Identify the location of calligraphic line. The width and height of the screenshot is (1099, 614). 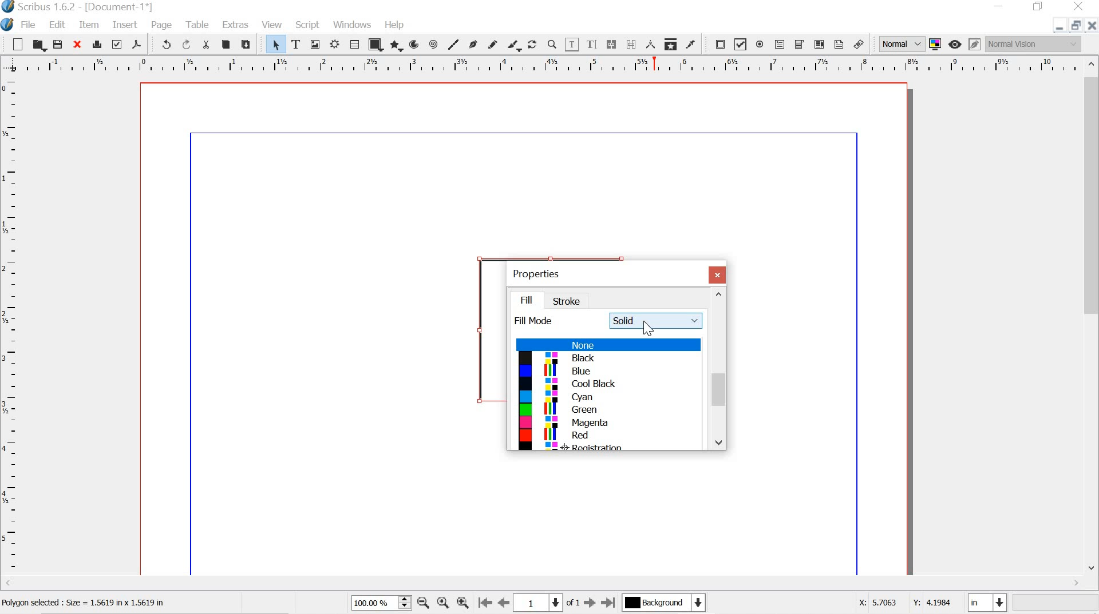
(515, 44).